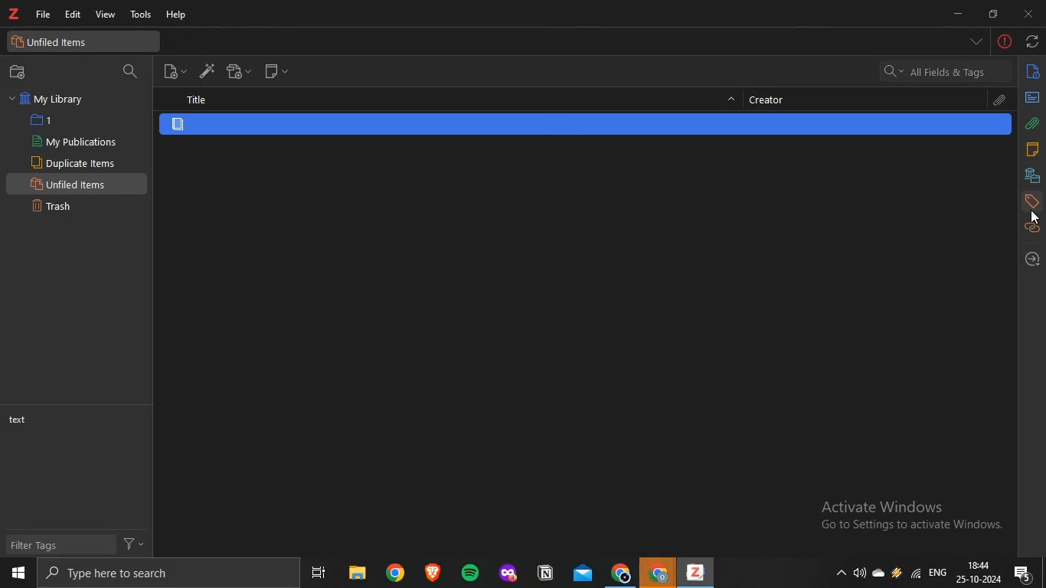  Describe the element at coordinates (470, 571) in the screenshot. I see `spotify` at that location.